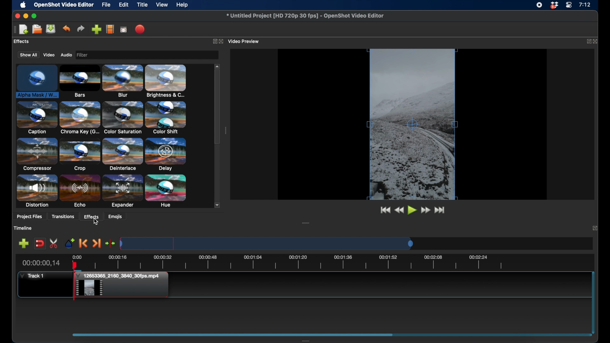 Image resolution: width=610 pixels, height=343 pixels. Describe the element at coordinates (123, 154) in the screenshot. I see `deinterlace` at that location.